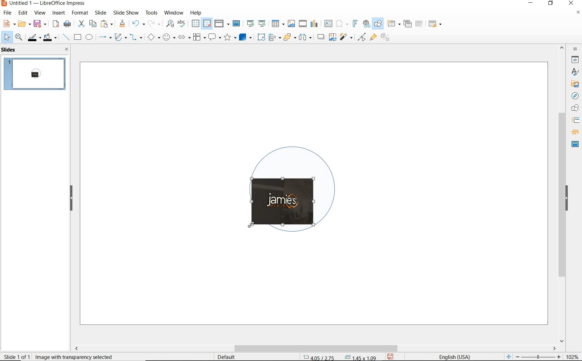  What do you see at coordinates (332, 36) in the screenshot?
I see `crop image` at bounding box center [332, 36].